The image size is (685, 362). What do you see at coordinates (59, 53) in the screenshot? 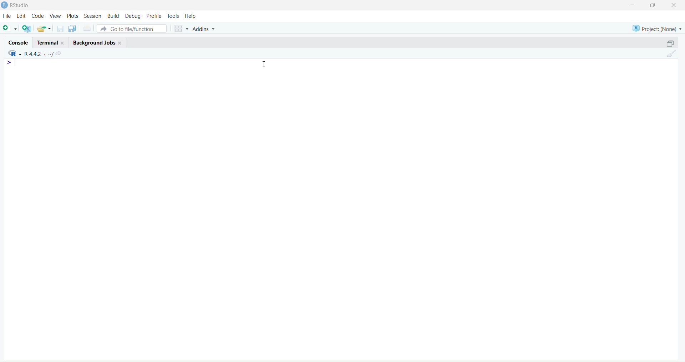
I see `share icon` at bounding box center [59, 53].